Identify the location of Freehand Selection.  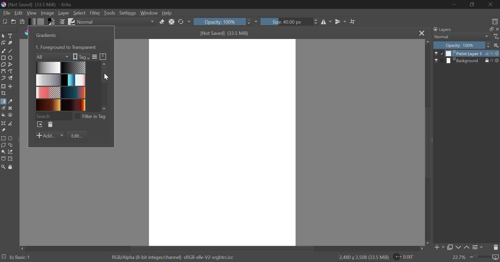
(11, 145).